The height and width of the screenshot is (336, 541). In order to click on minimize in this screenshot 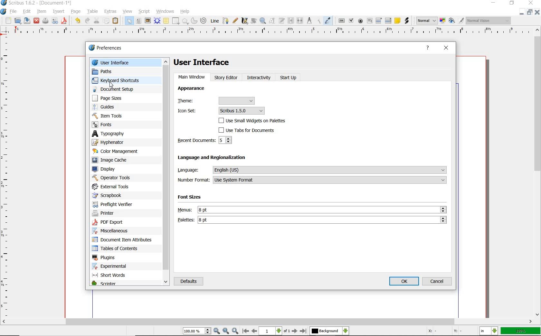, I will do `click(530, 12)`.